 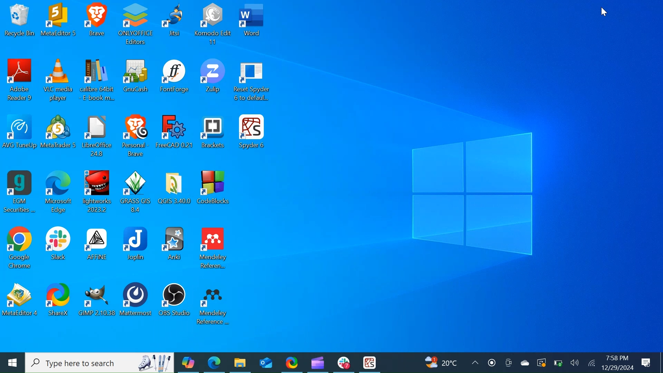 I want to click on 12/29/2024, so click(x=619, y=368).